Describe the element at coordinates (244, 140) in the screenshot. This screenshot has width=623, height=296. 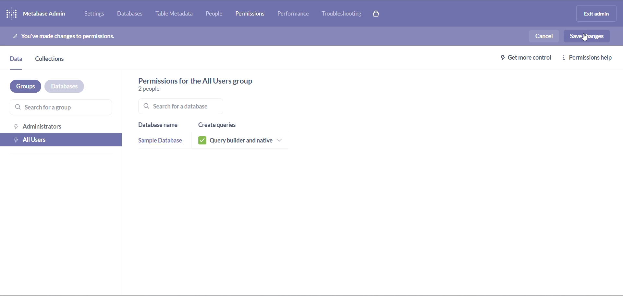
I see `query builder and native` at that location.